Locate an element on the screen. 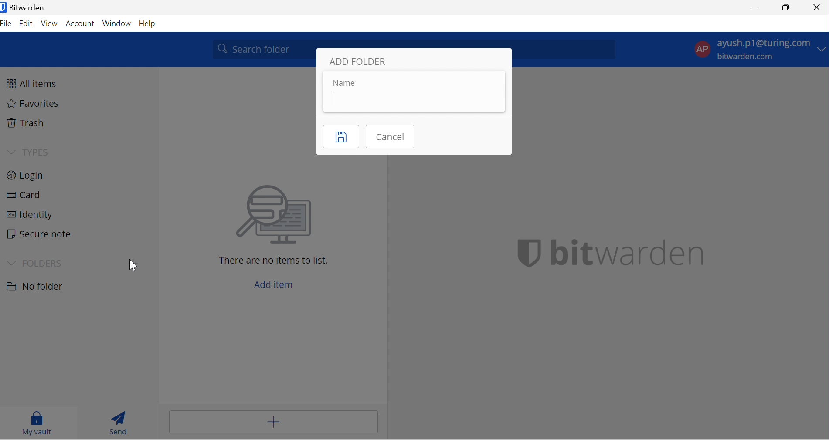  Name is located at coordinates (347, 83).